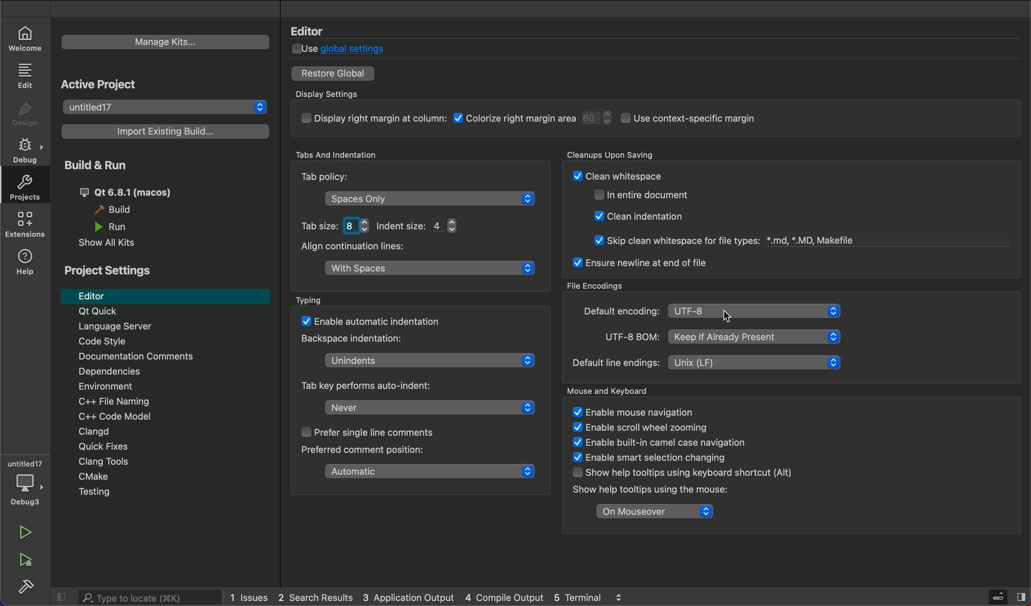 The height and width of the screenshot is (606, 1031). I want to click on run and build, so click(28, 561).